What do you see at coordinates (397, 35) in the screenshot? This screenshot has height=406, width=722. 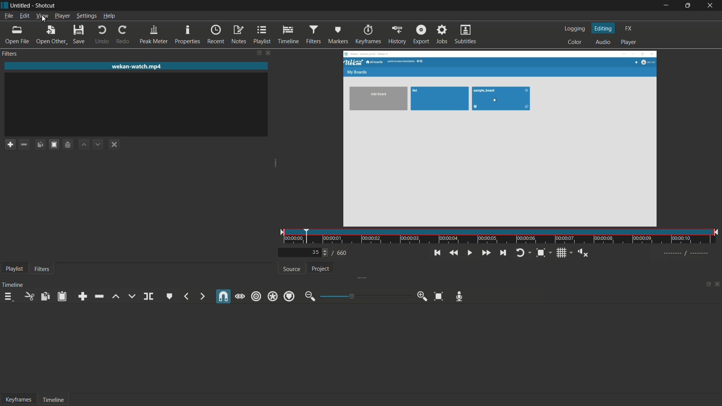 I see `history` at bounding box center [397, 35].